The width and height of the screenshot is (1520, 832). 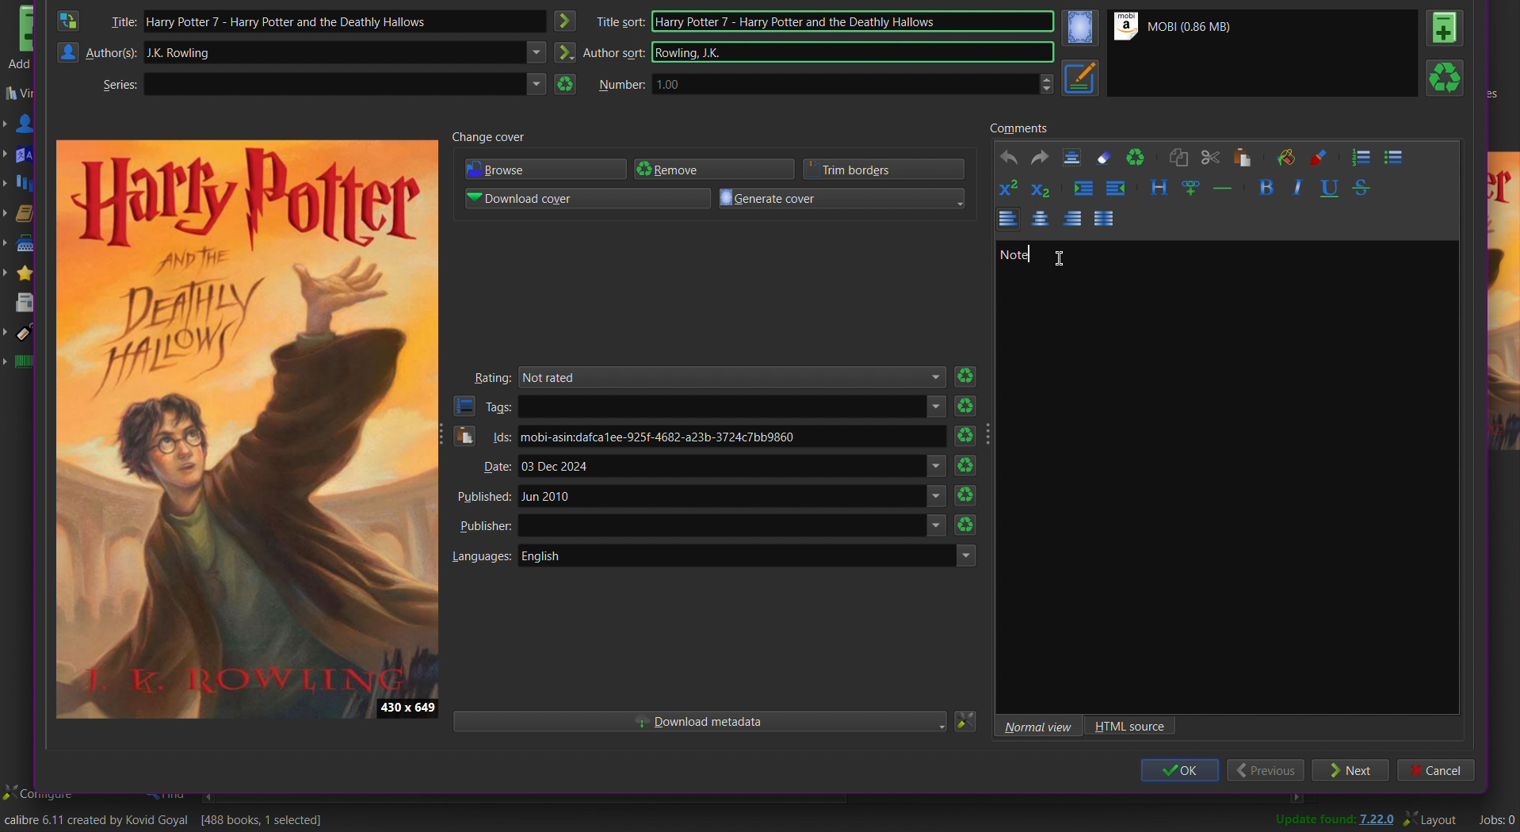 What do you see at coordinates (751, 555) in the screenshot?
I see `English` at bounding box center [751, 555].